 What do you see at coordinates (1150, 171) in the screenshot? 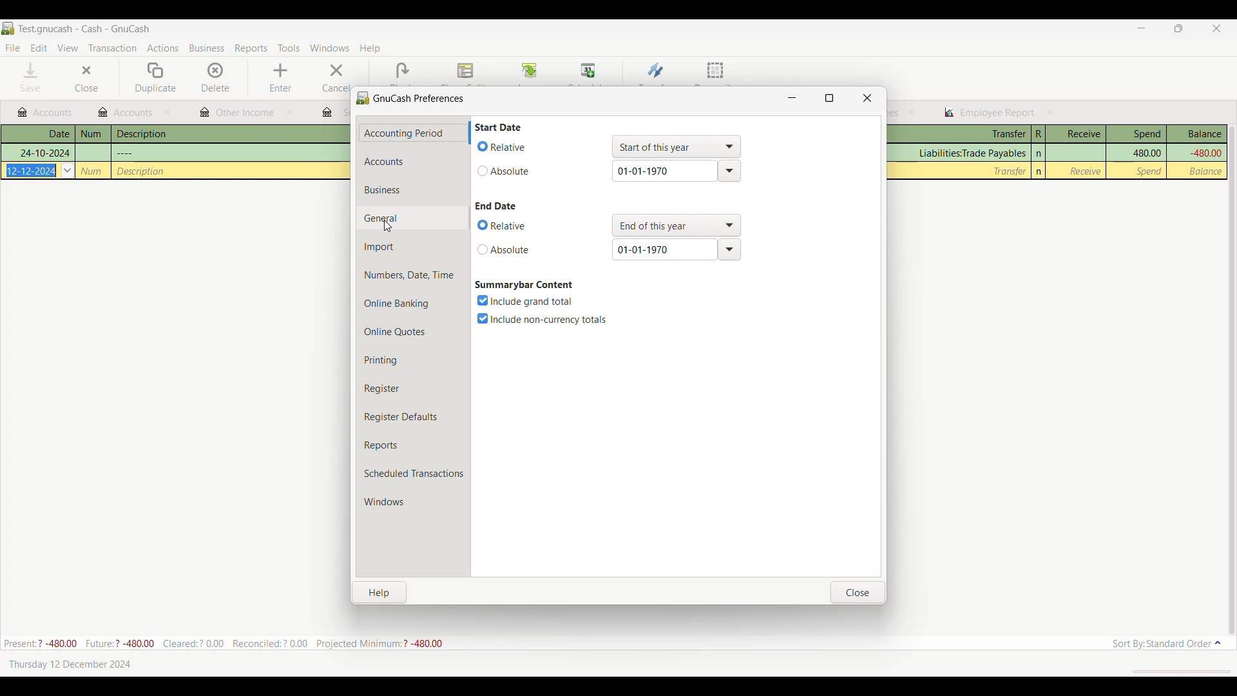
I see `Spend column` at bounding box center [1150, 171].